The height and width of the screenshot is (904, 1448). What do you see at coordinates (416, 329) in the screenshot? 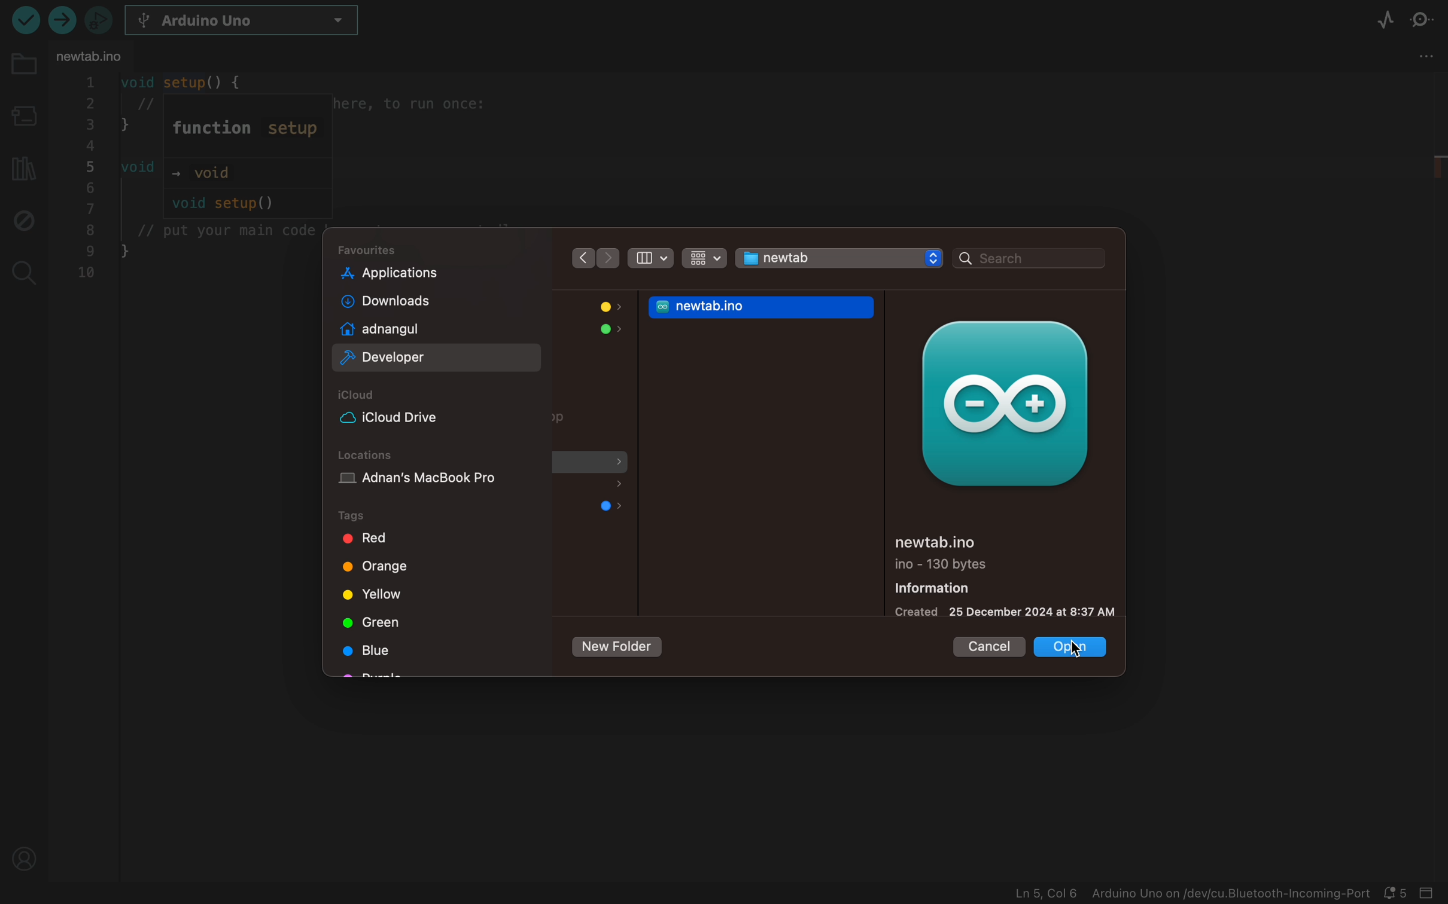
I see `adnan` at bounding box center [416, 329].